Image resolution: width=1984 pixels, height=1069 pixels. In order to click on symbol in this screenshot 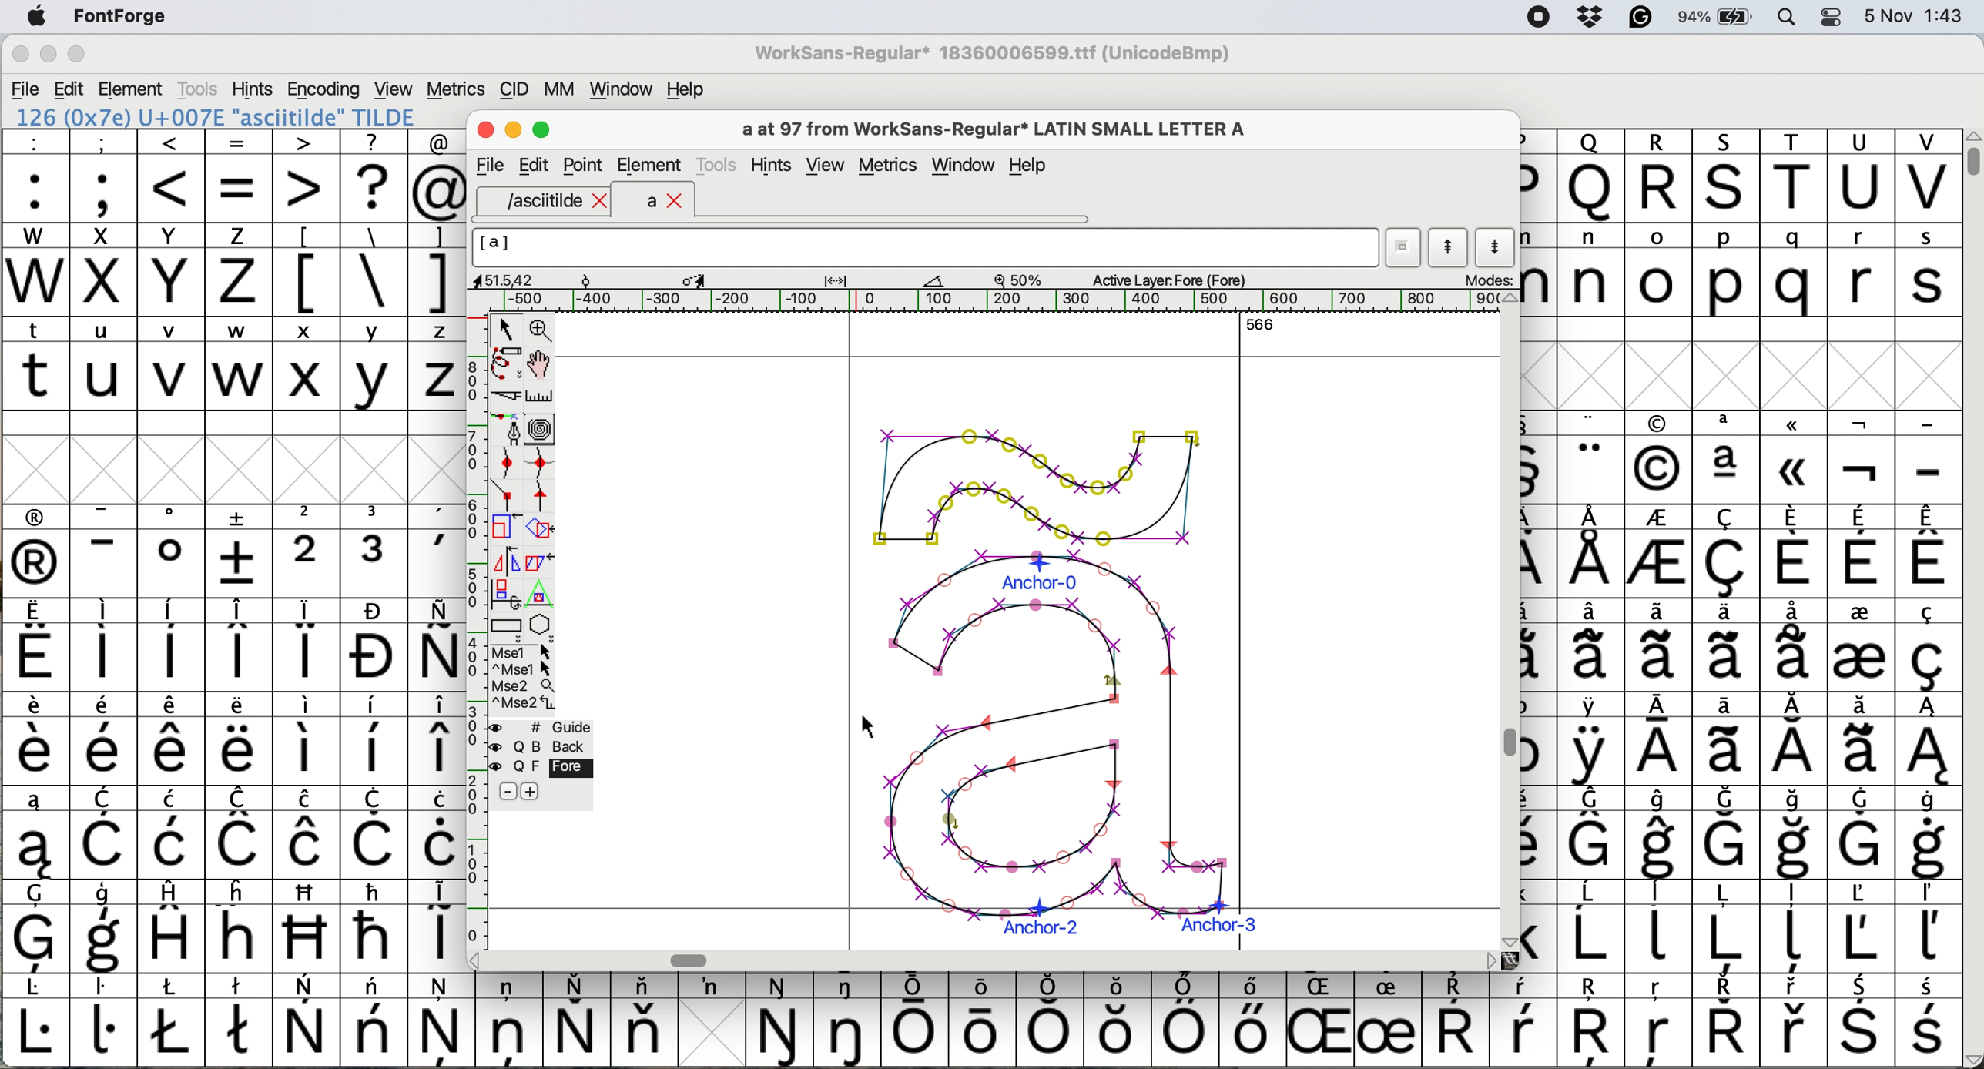, I will do `click(176, 833)`.